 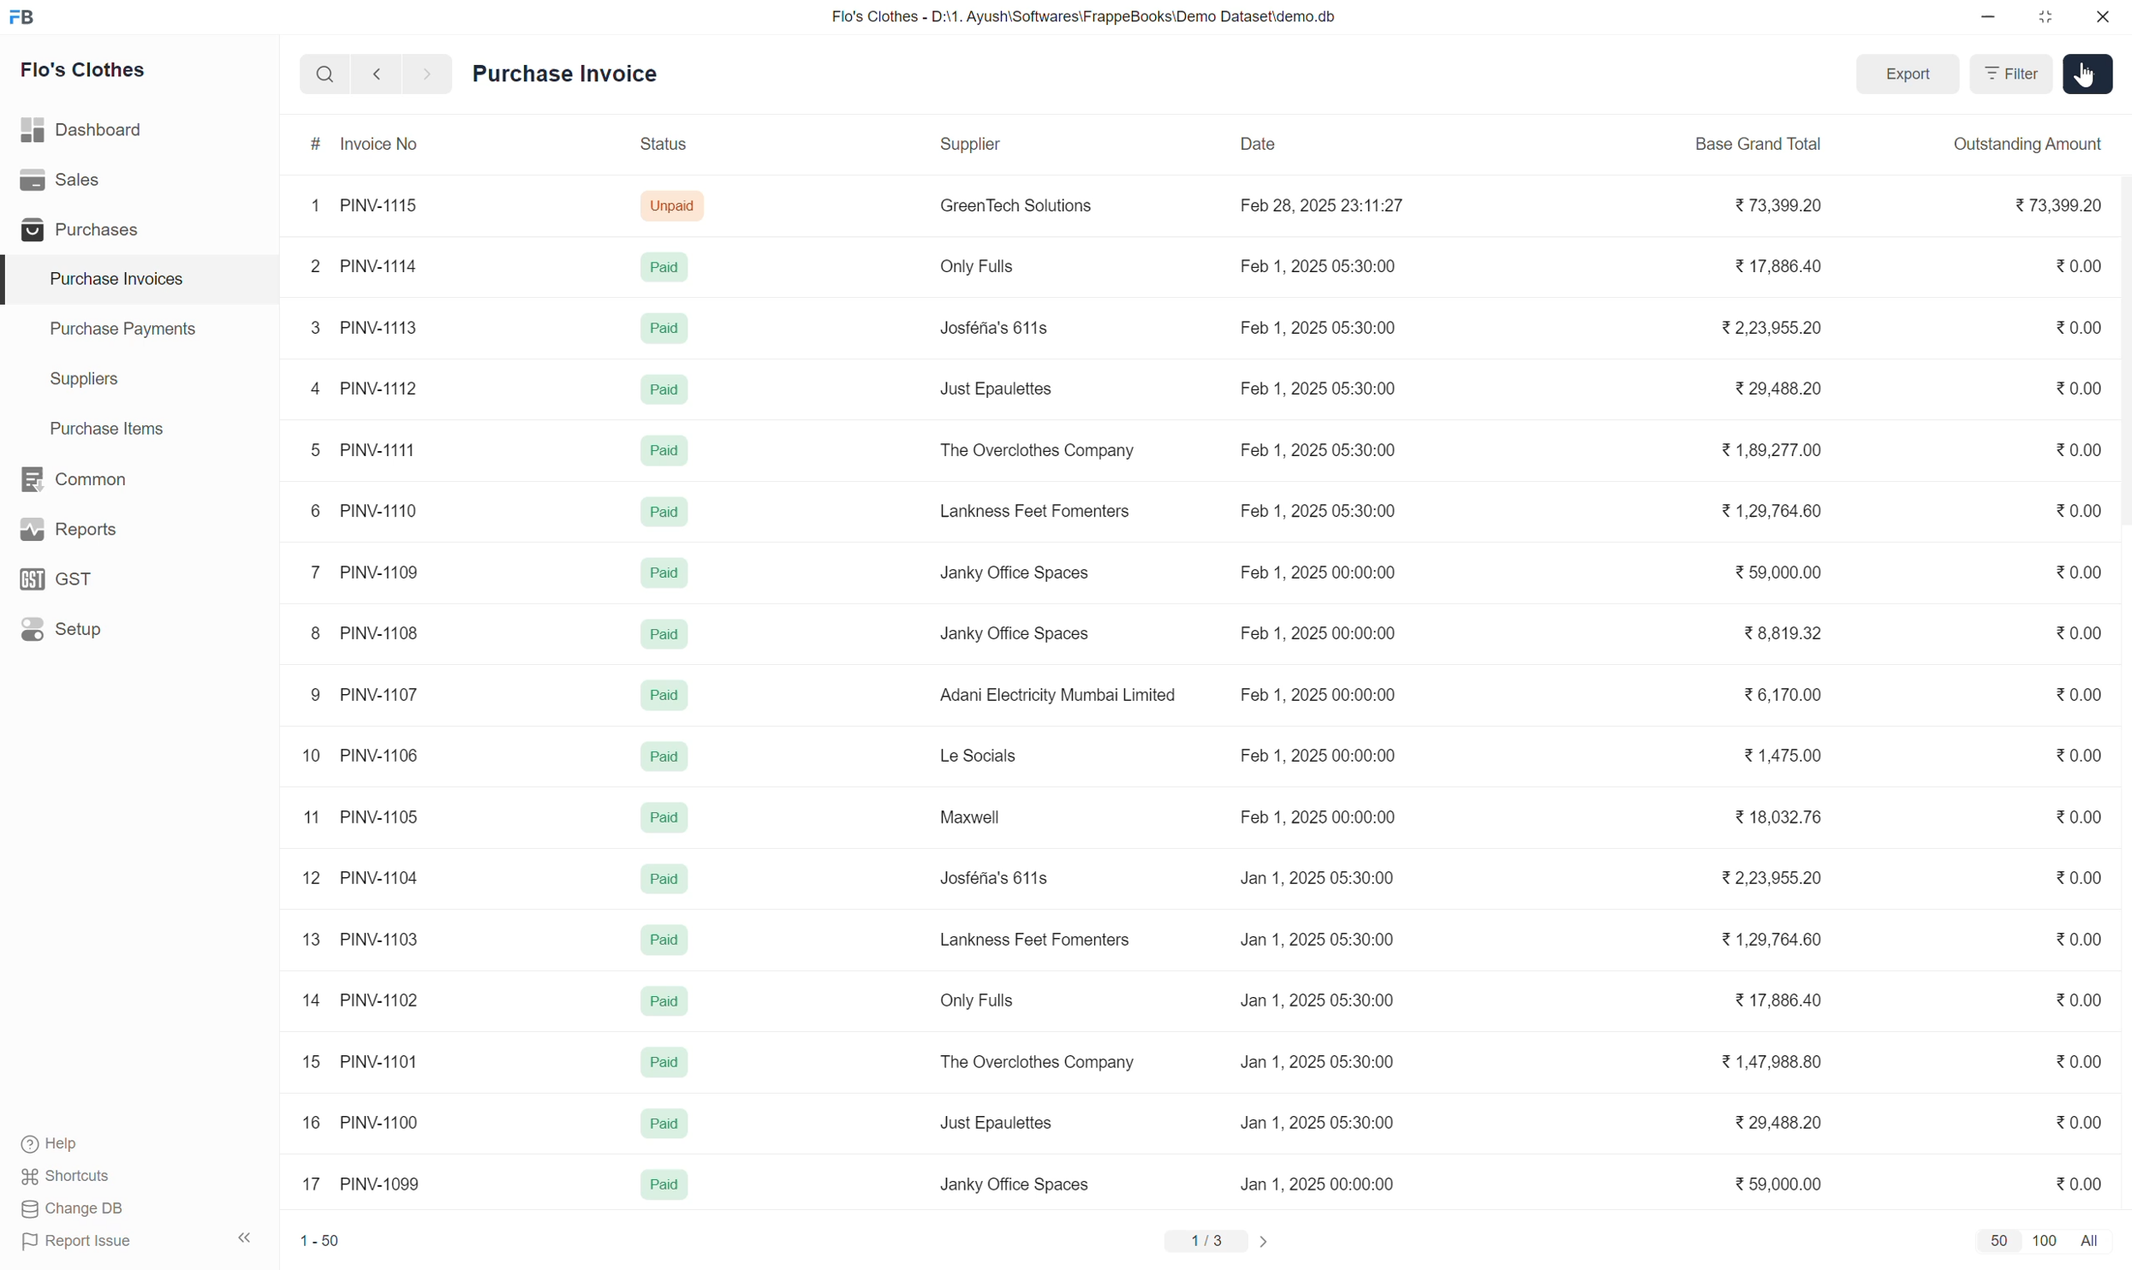 What do you see at coordinates (1791, 821) in the screenshot?
I see `18,032.76` at bounding box center [1791, 821].